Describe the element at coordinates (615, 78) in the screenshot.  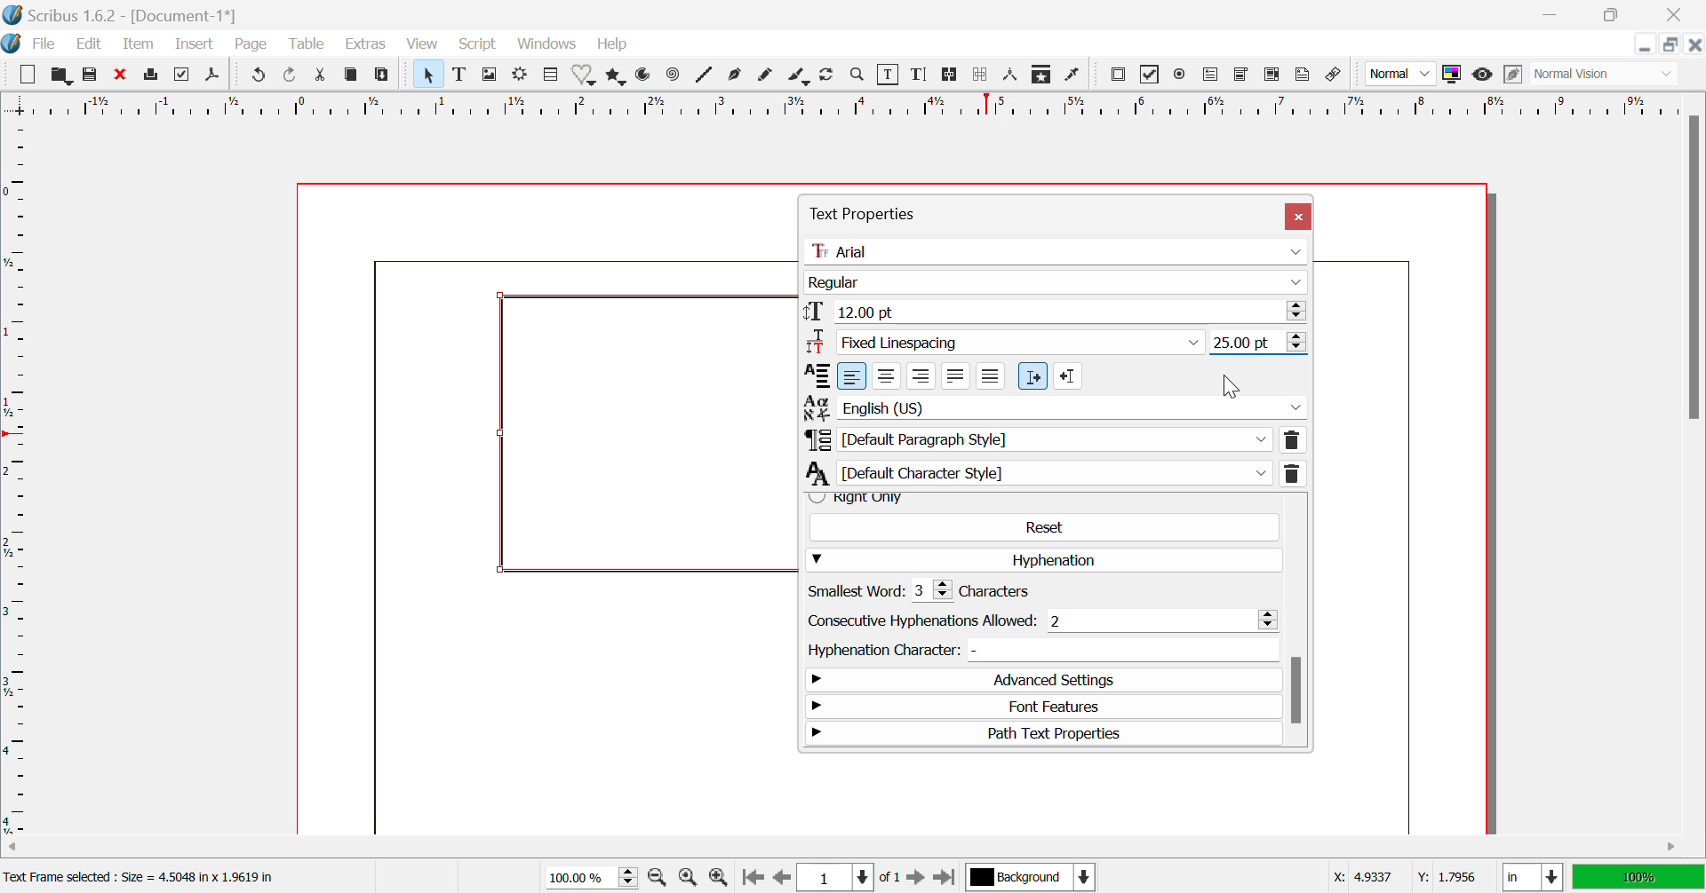
I see `Polygons` at that location.